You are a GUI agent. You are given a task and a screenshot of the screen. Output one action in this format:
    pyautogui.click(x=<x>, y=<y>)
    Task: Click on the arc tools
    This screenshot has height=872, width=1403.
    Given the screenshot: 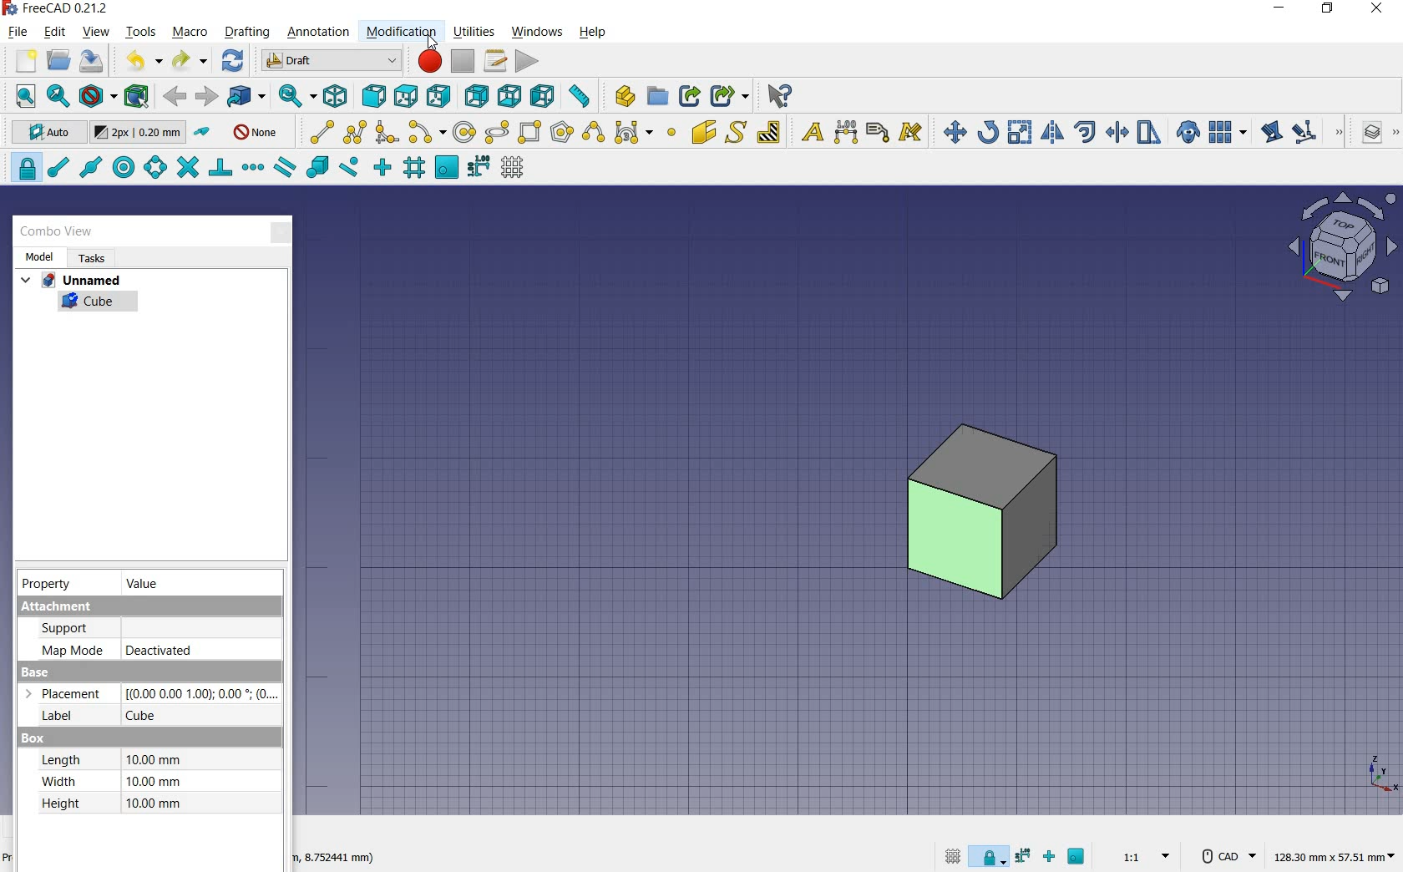 What is the action you would take?
    pyautogui.click(x=427, y=132)
    